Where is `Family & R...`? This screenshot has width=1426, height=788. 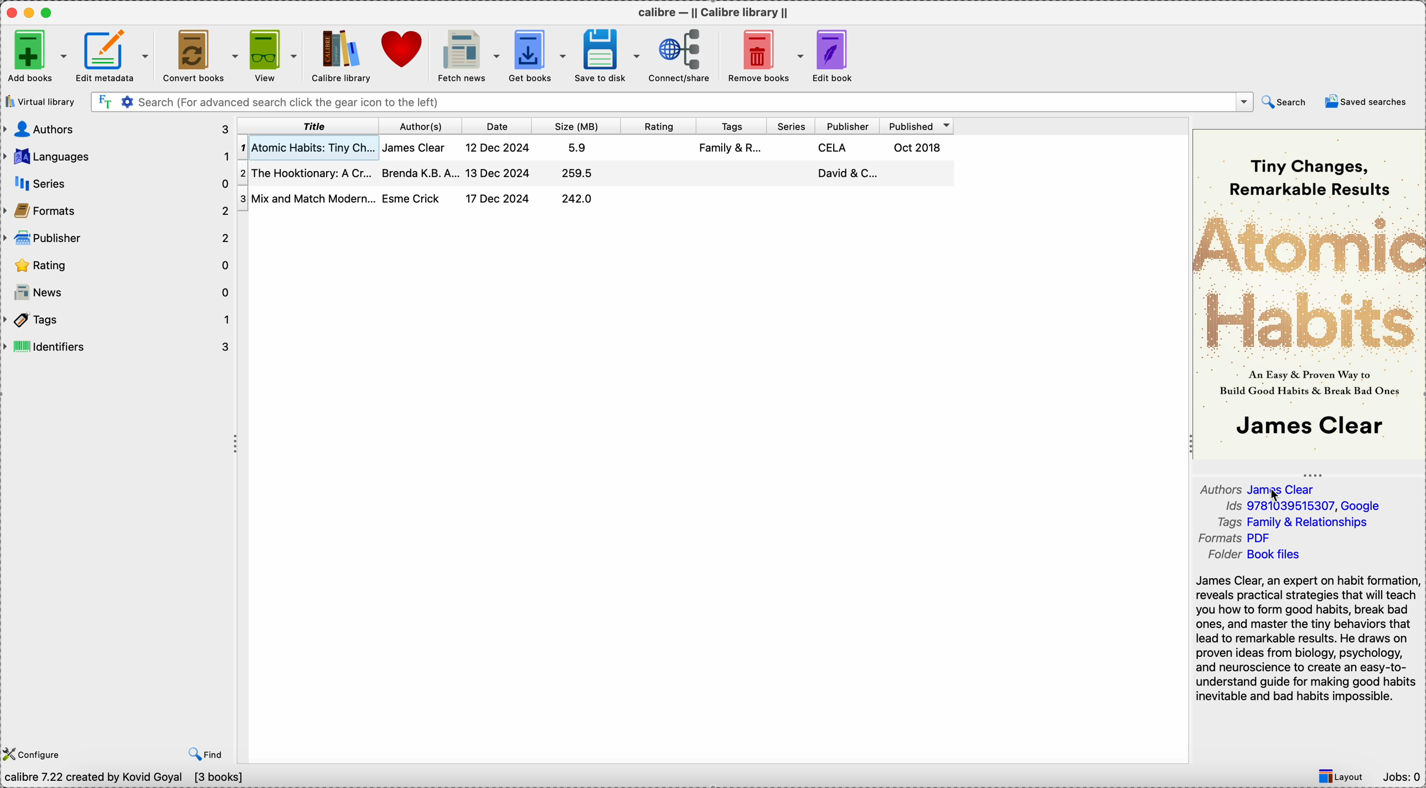
Family & R... is located at coordinates (728, 146).